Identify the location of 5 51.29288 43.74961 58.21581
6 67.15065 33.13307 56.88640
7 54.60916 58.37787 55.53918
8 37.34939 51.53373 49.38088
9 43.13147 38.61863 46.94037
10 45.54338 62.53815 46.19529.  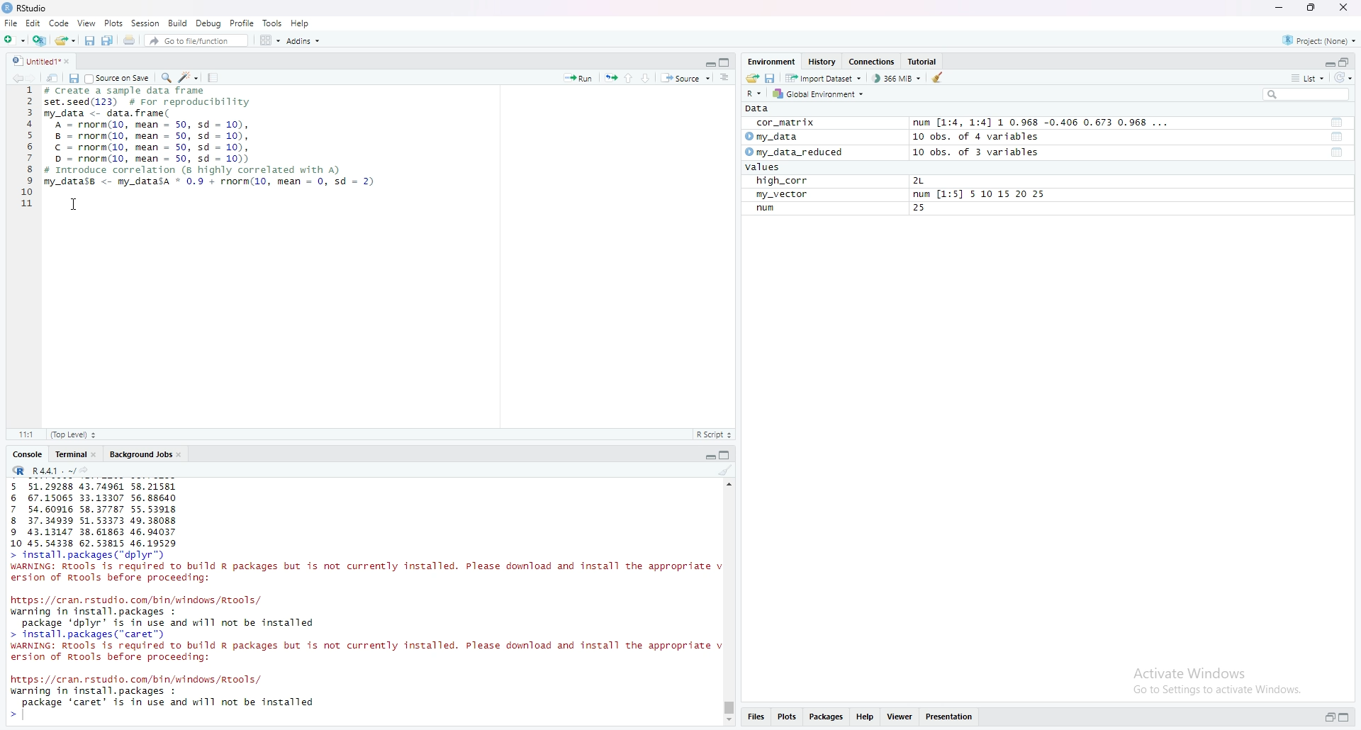
(91, 515).